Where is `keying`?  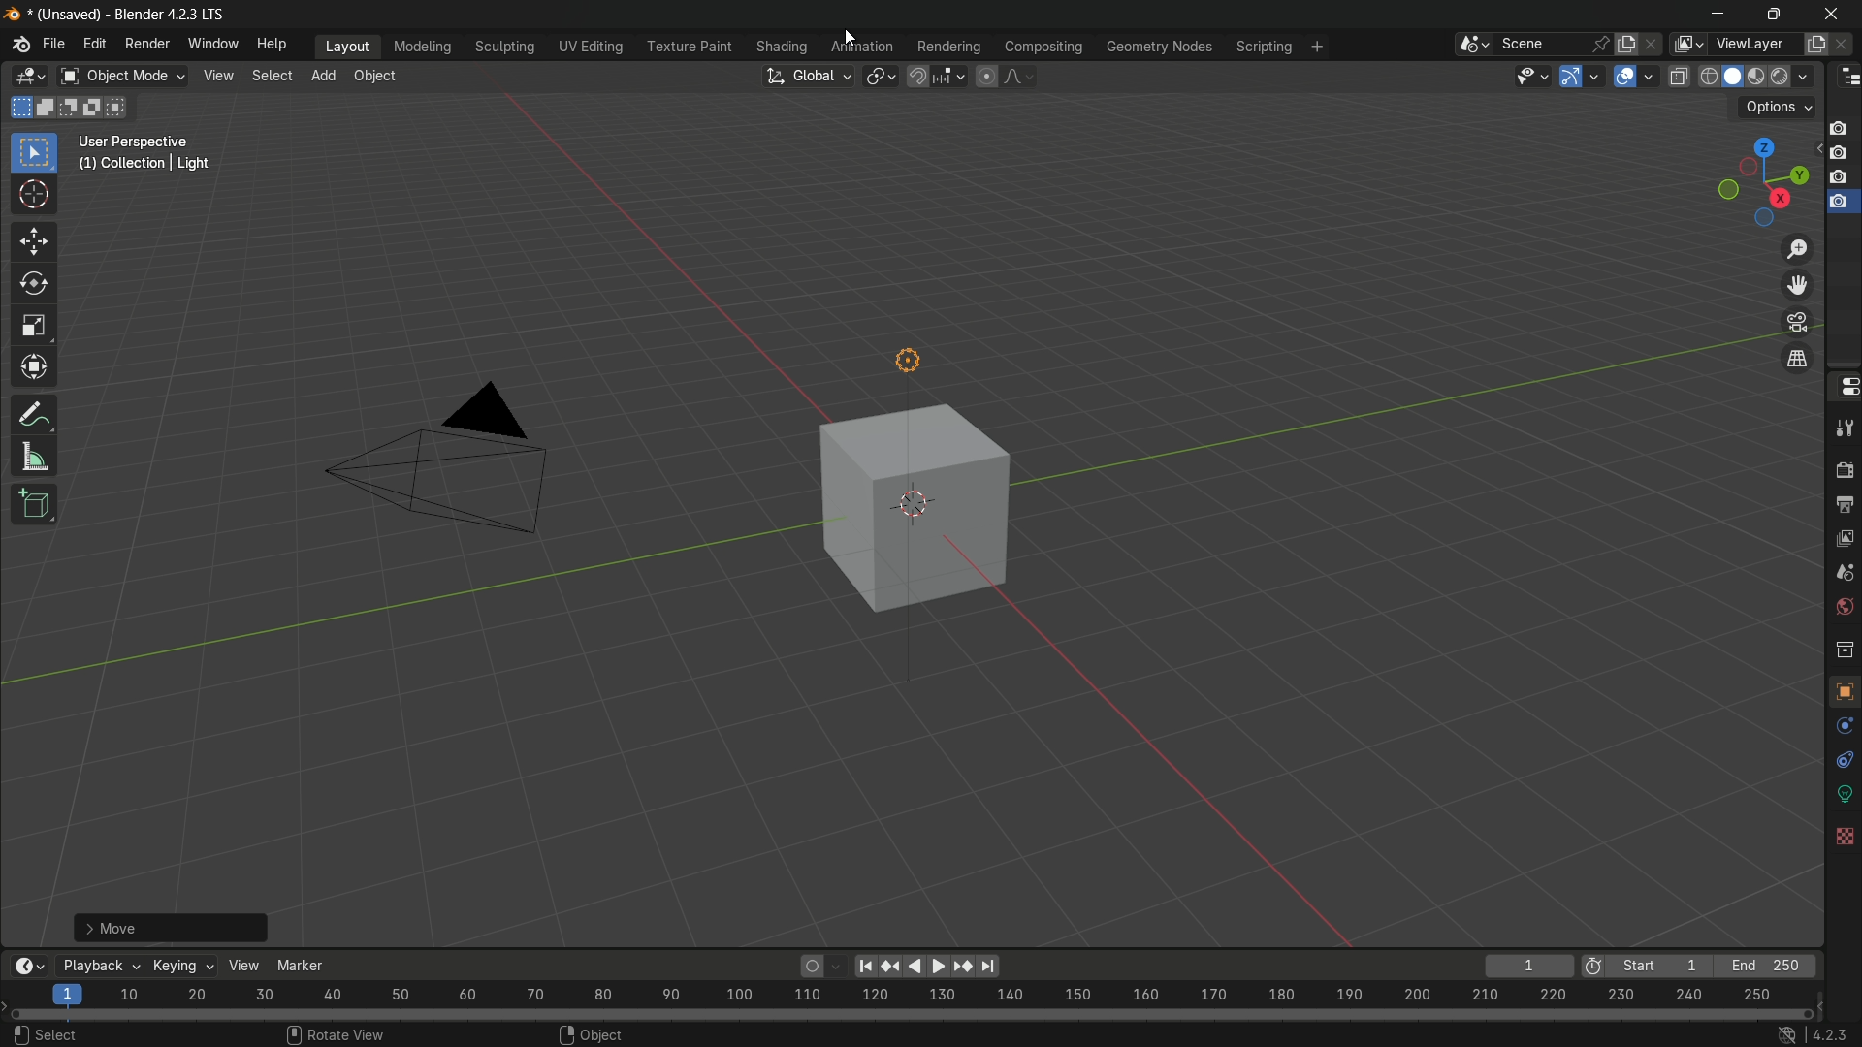
keying is located at coordinates (181, 968).